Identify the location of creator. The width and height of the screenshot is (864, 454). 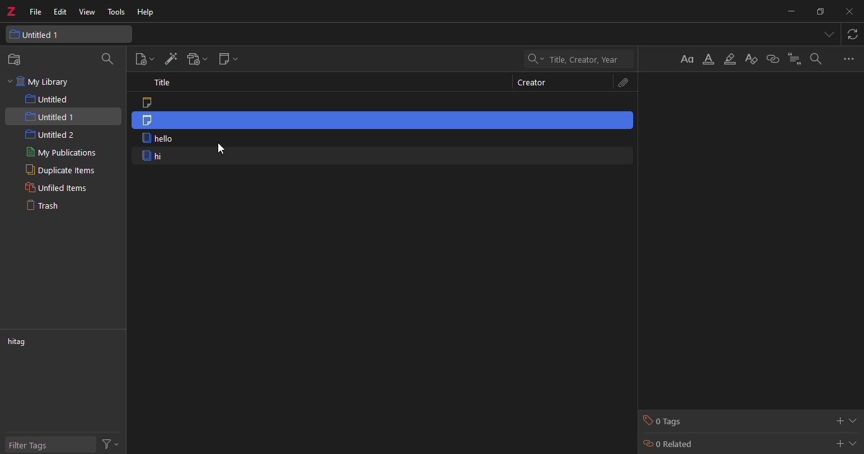
(533, 82).